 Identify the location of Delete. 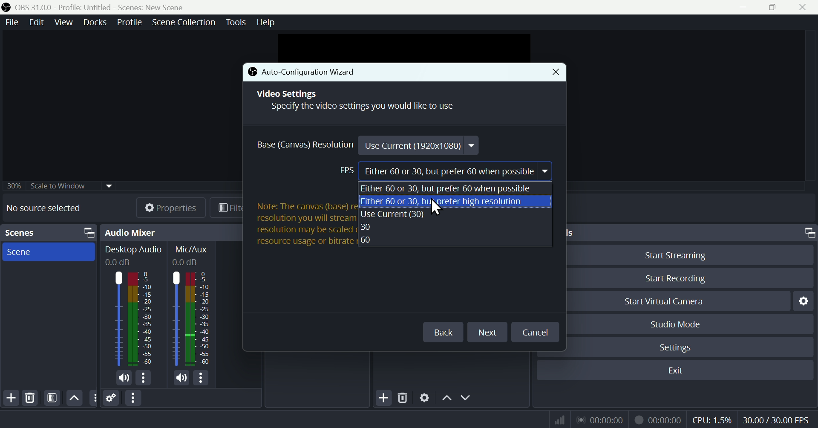
(403, 396).